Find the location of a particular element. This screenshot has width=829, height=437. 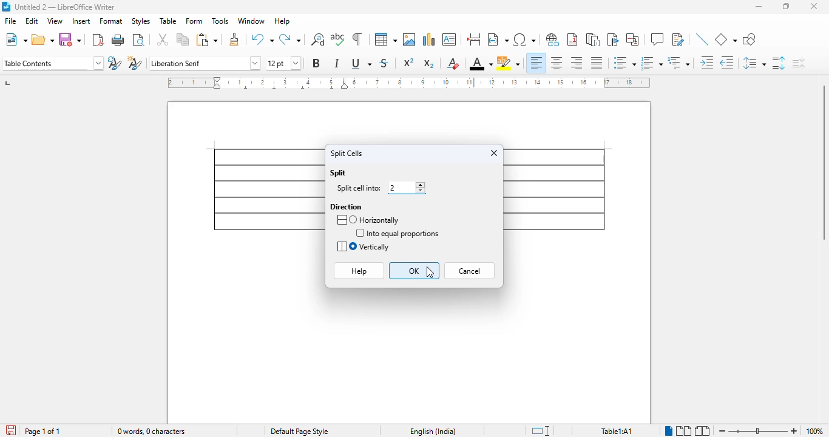

increase paragraph spacing is located at coordinates (778, 63).